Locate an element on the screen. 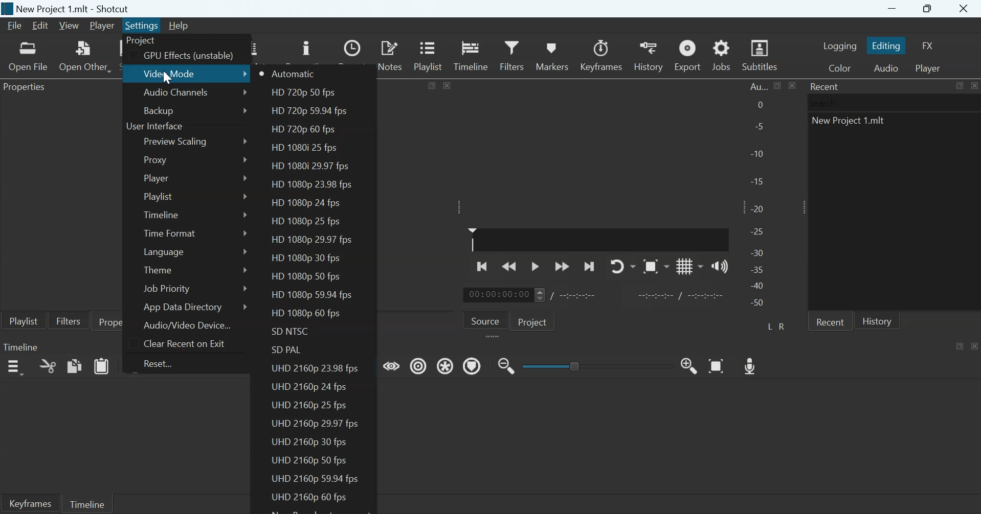  New Project 1.mlt - Shotcut is located at coordinates (74, 9).